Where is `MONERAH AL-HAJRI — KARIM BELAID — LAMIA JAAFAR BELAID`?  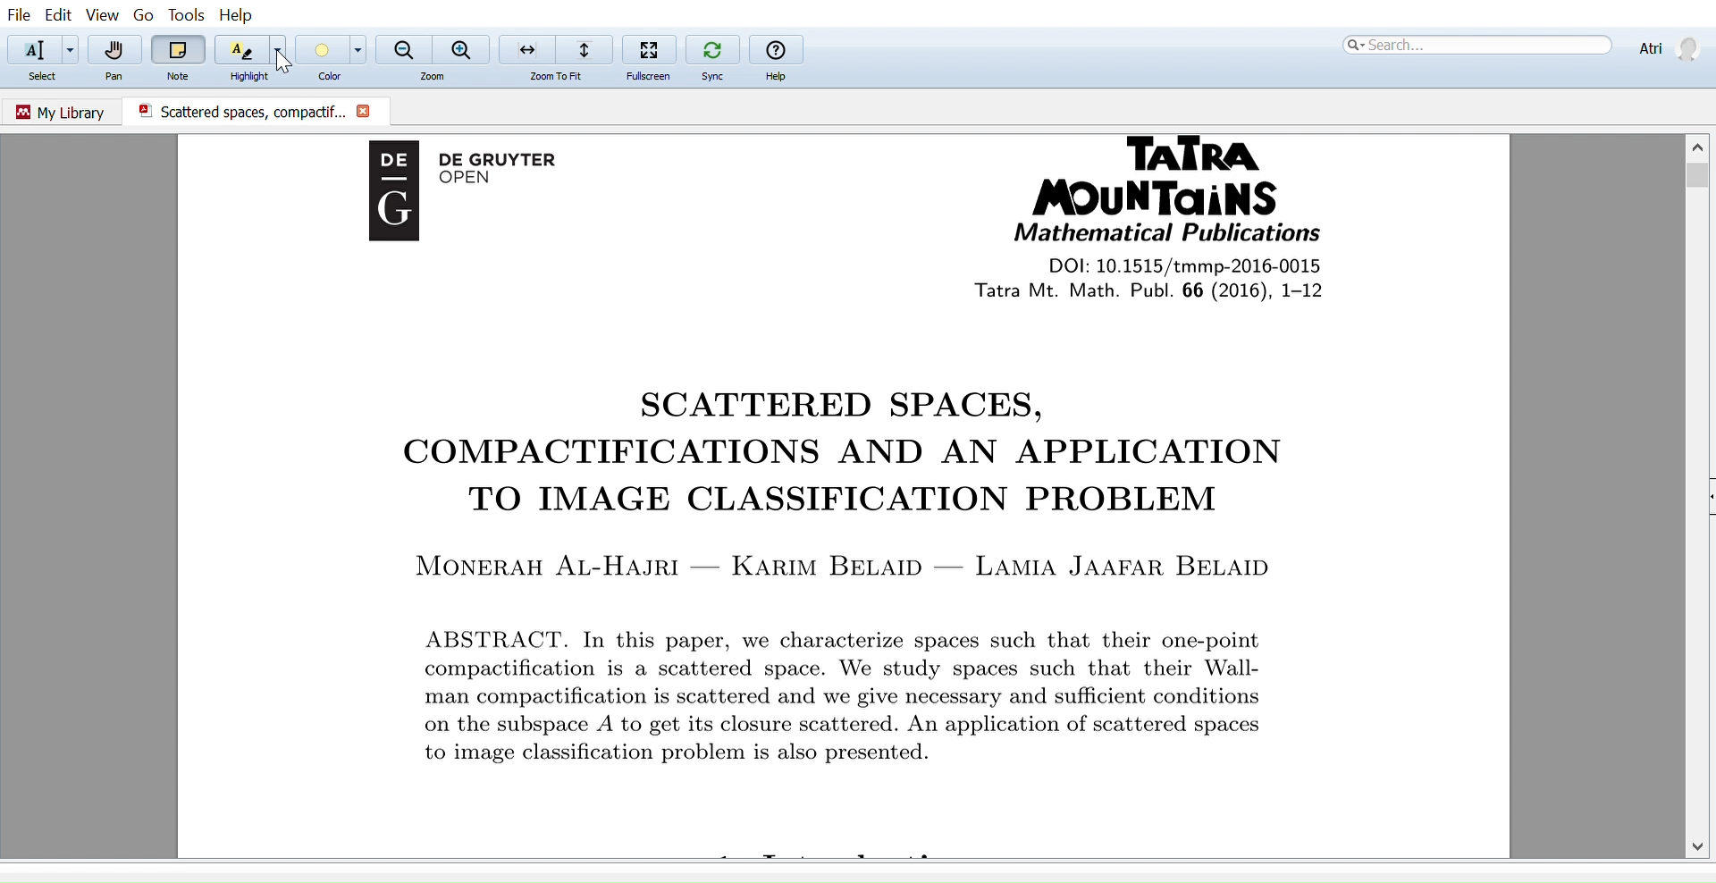 MONERAH AL-HAJRI — KARIM BELAID — LAMIA JAAFAR BELAID is located at coordinates (849, 564).